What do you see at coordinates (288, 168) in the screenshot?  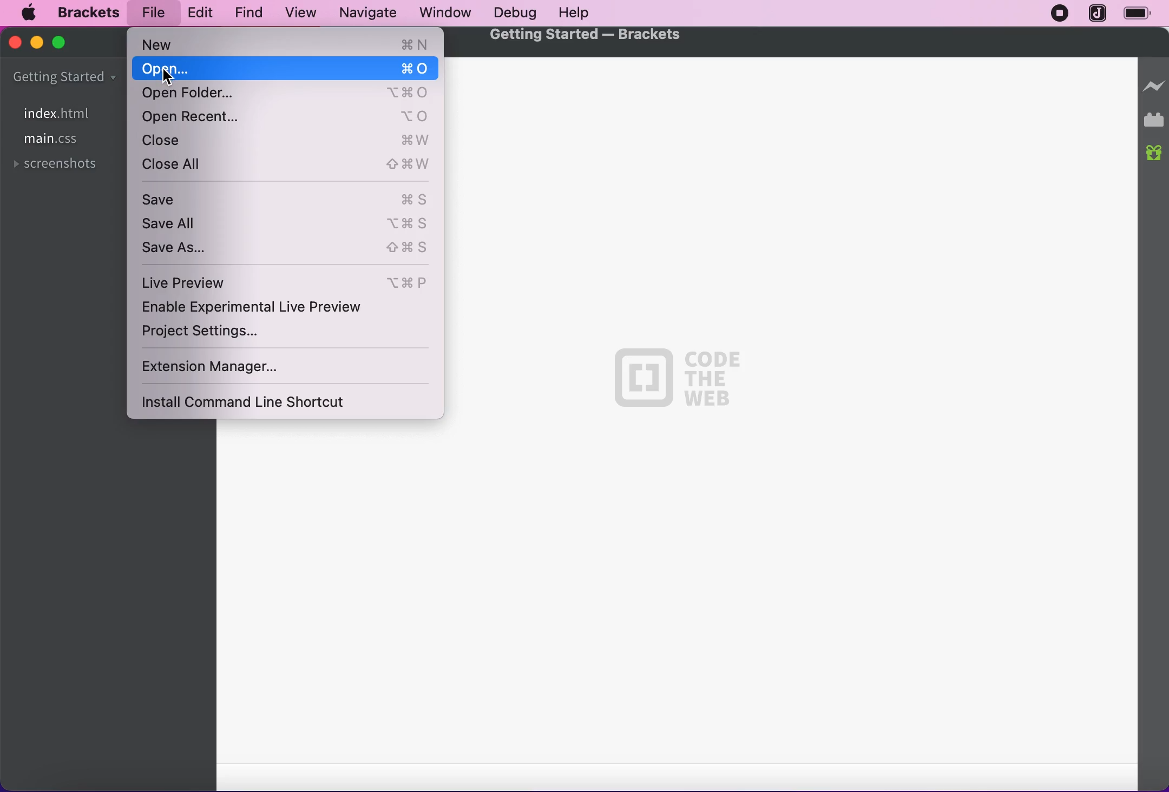 I see `close all` at bounding box center [288, 168].